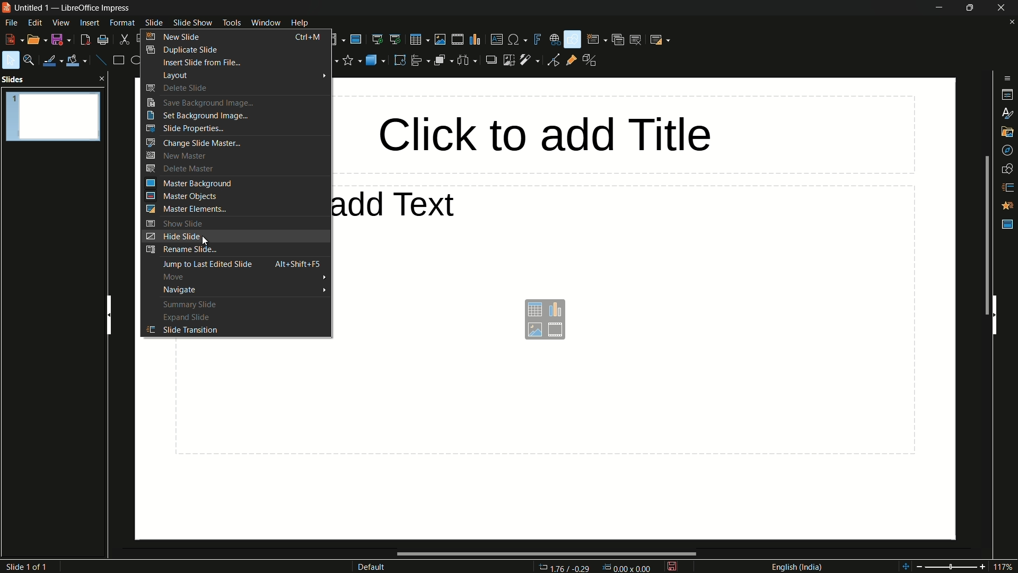 The image size is (1018, 573). What do you see at coordinates (110, 316) in the screenshot?
I see `hide pane` at bounding box center [110, 316].